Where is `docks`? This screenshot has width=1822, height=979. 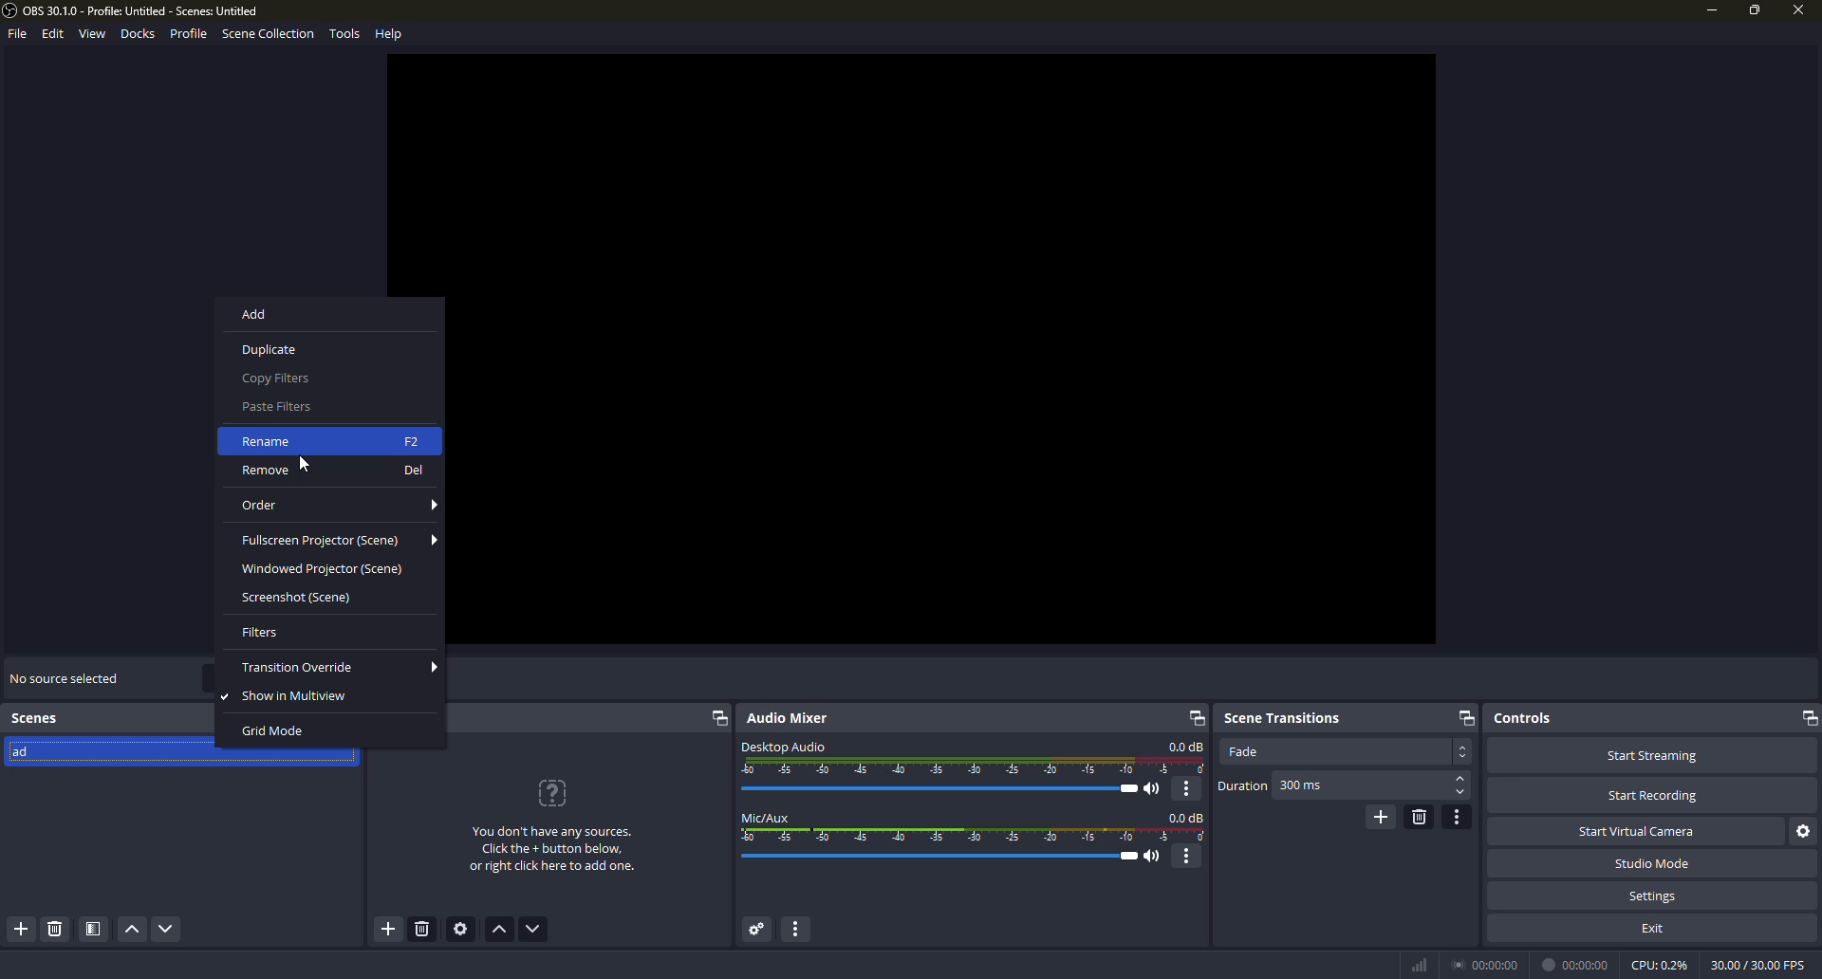 docks is located at coordinates (136, 34).